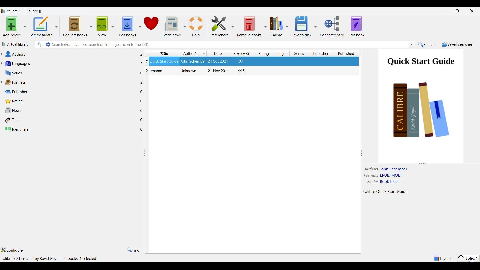  I want to click on Preview of selected file, so click(420, 103).